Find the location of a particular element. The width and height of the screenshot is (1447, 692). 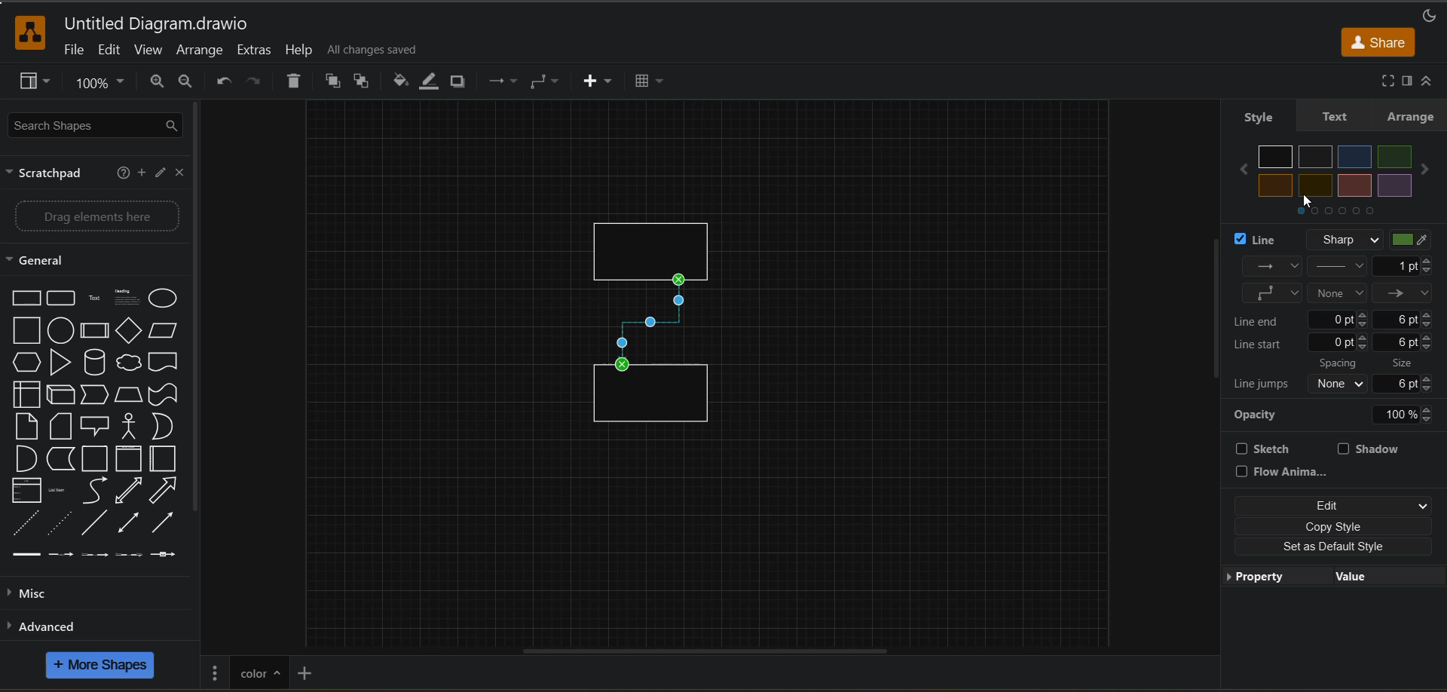

slide indicator is located at coordinates (1336, 214).